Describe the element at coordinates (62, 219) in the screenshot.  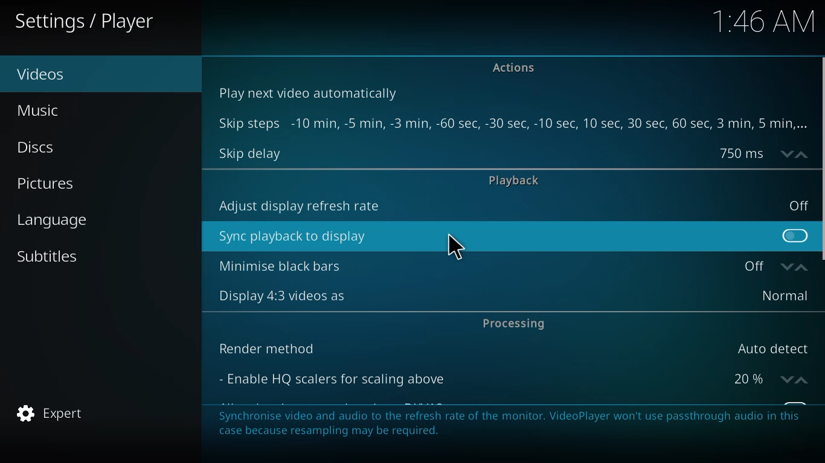
I see `language` at that location.